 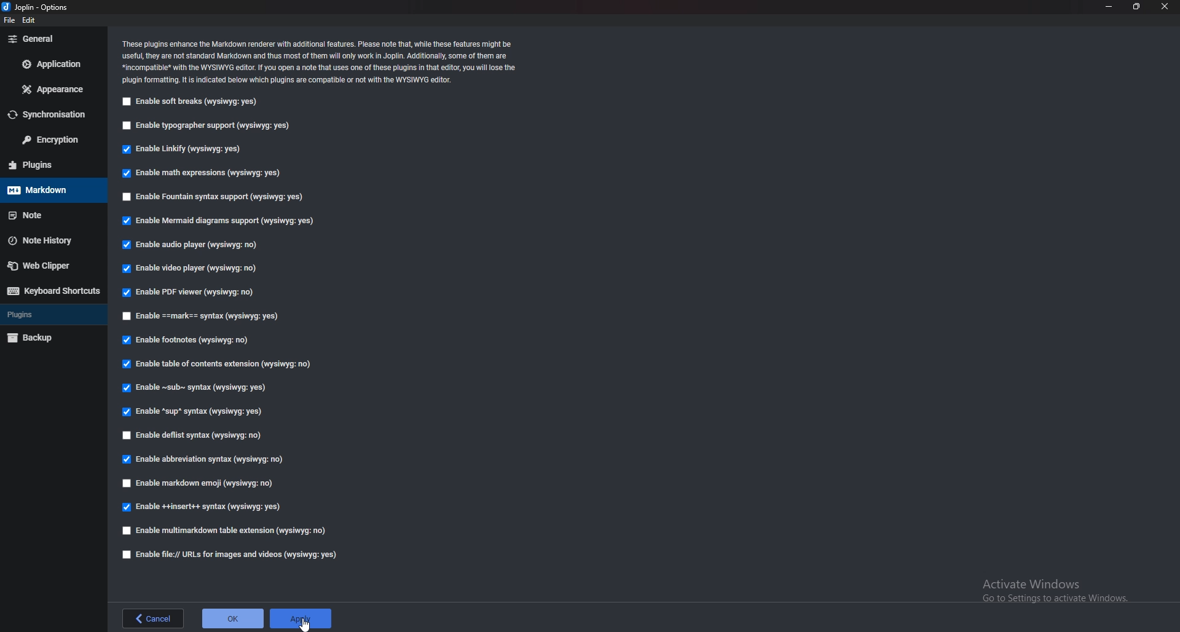 What do you see at coordinates (234, 554) in the screenshot?
I see `Enable file urls for images and videos` at bounding box center [234, 554].